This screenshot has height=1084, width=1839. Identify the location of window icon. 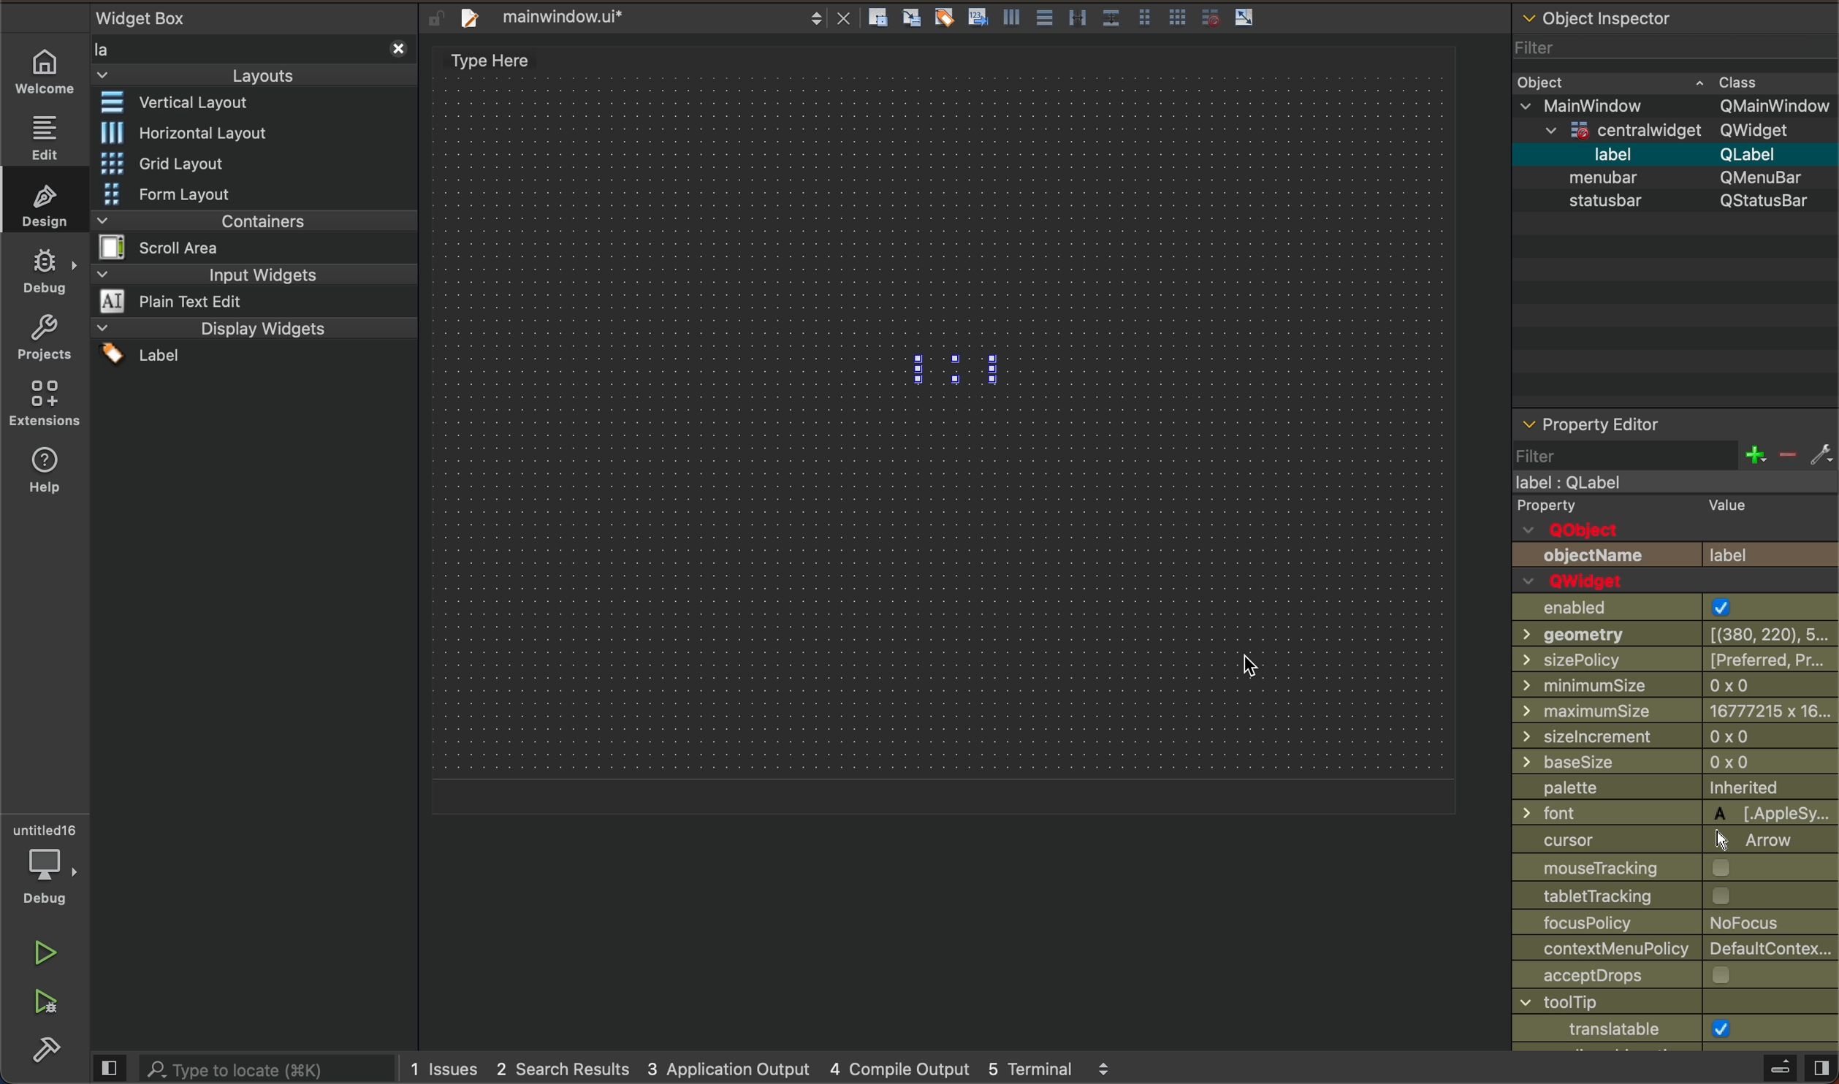
(1674, 1028).